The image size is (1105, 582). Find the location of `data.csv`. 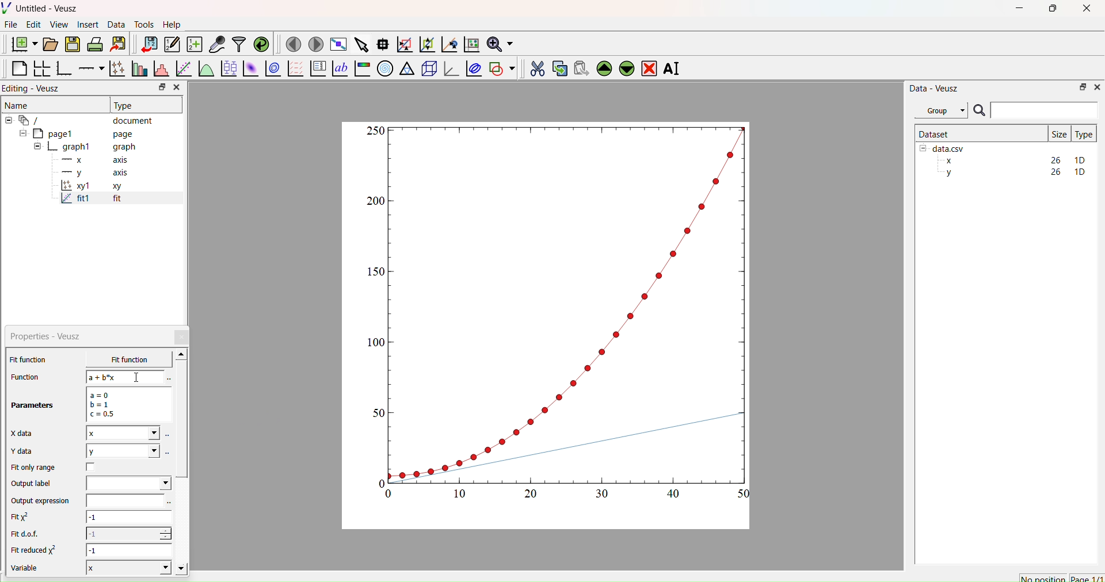

data.csv is located at coordinates (943, 147).